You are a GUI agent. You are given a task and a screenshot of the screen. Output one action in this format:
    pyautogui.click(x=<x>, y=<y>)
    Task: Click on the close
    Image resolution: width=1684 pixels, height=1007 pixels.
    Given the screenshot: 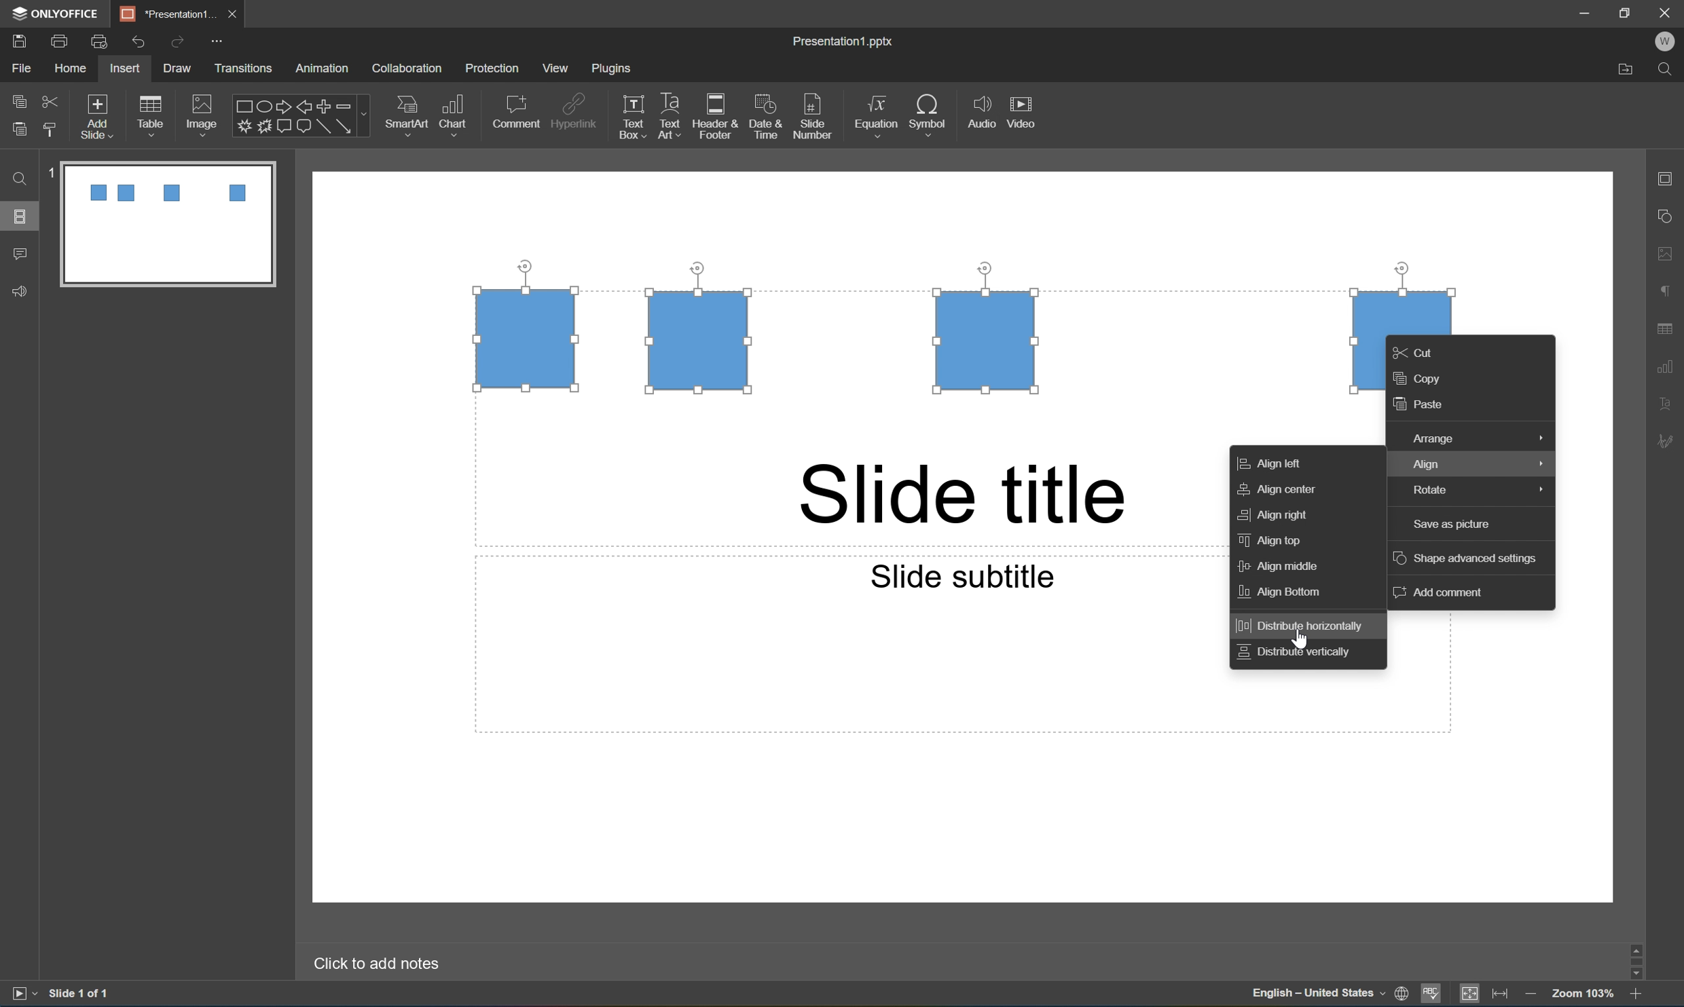 What is the action you would take?
    pyautogui.click(x=236, y=14)
    